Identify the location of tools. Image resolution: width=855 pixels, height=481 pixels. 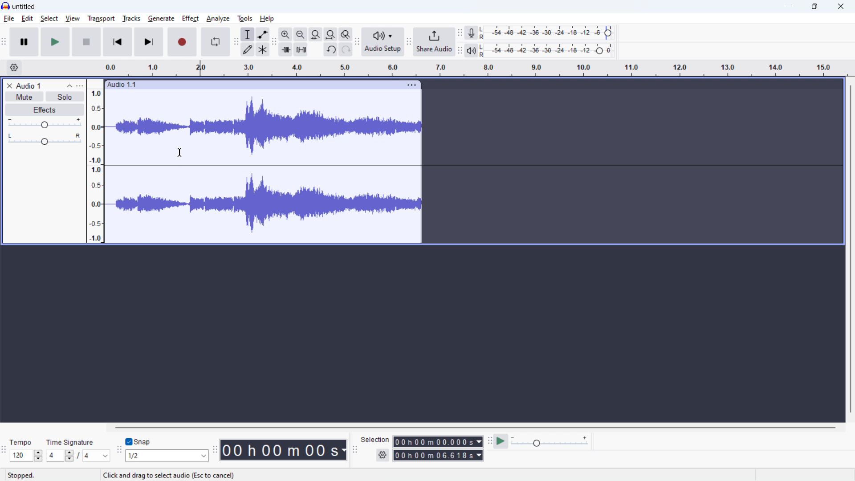
(245, 18).